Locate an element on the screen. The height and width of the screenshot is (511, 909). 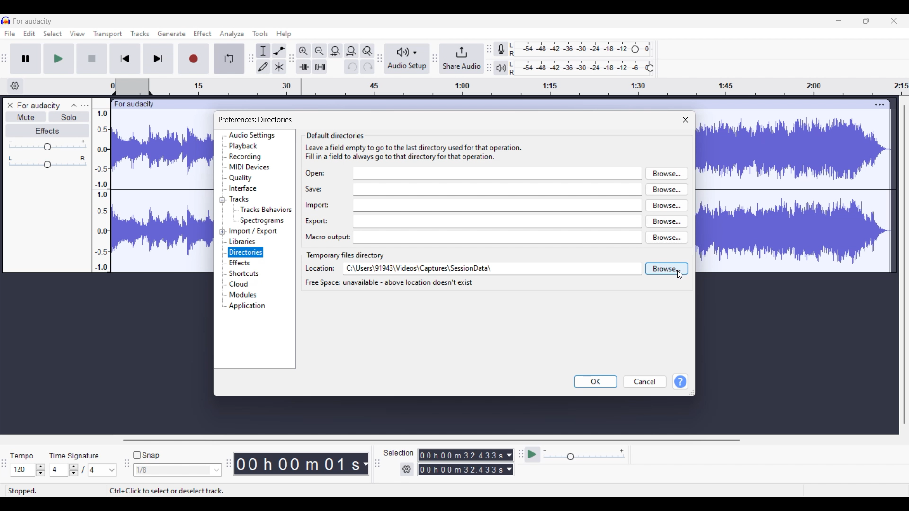
Collapse/Expand is located at coordinates (222, 216).